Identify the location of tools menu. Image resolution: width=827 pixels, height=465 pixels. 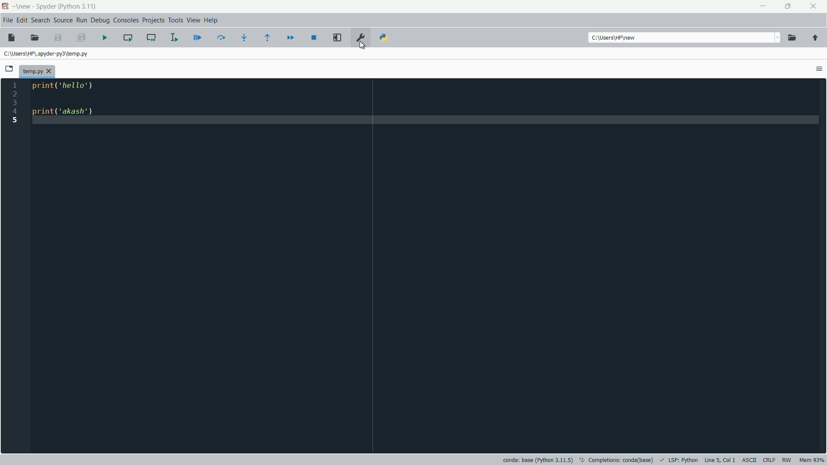
(175, 20).